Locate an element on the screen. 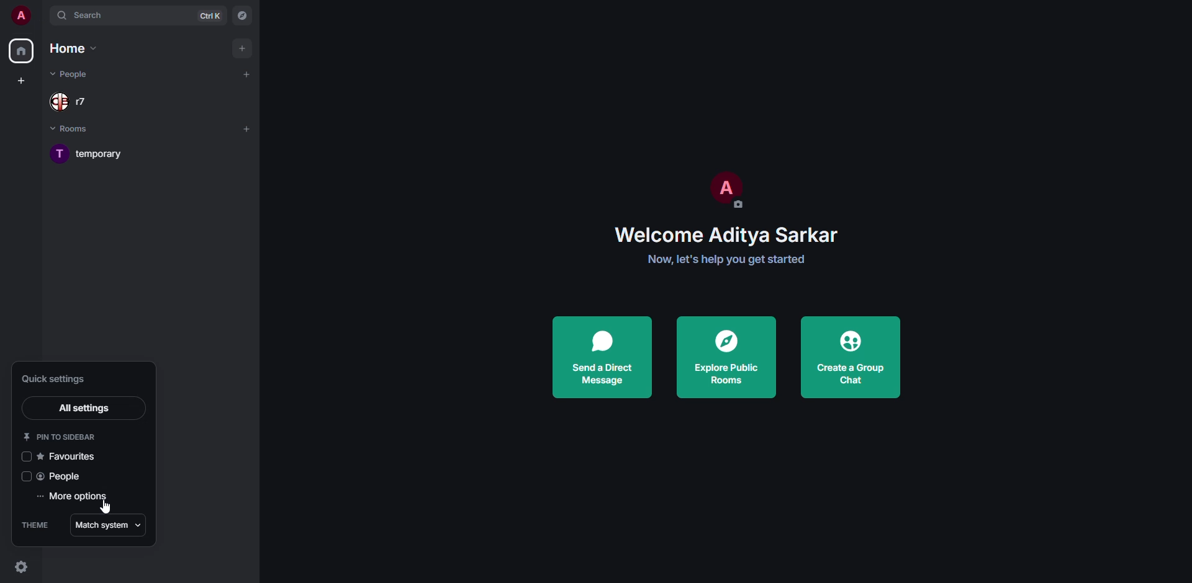  click to enable is located at coordinates (26, 457).